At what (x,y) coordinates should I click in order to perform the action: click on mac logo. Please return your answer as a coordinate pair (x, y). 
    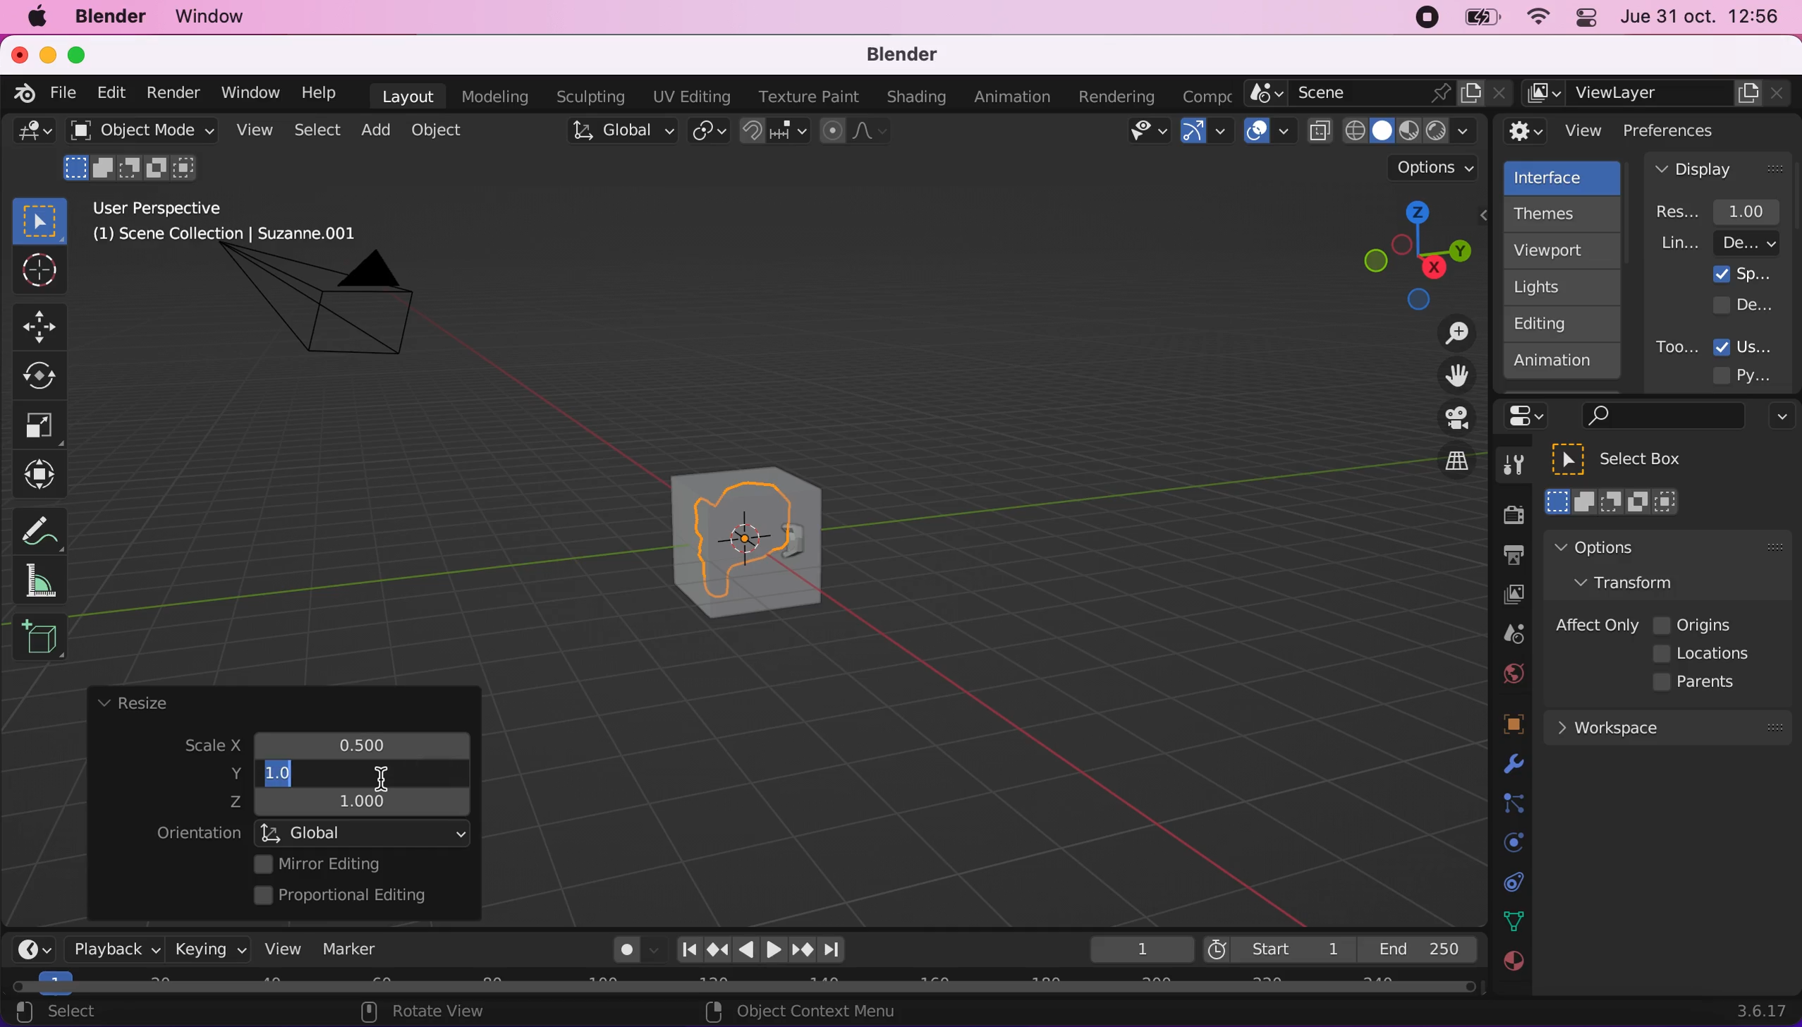
    Looking at the image, I should click on (36, 18).